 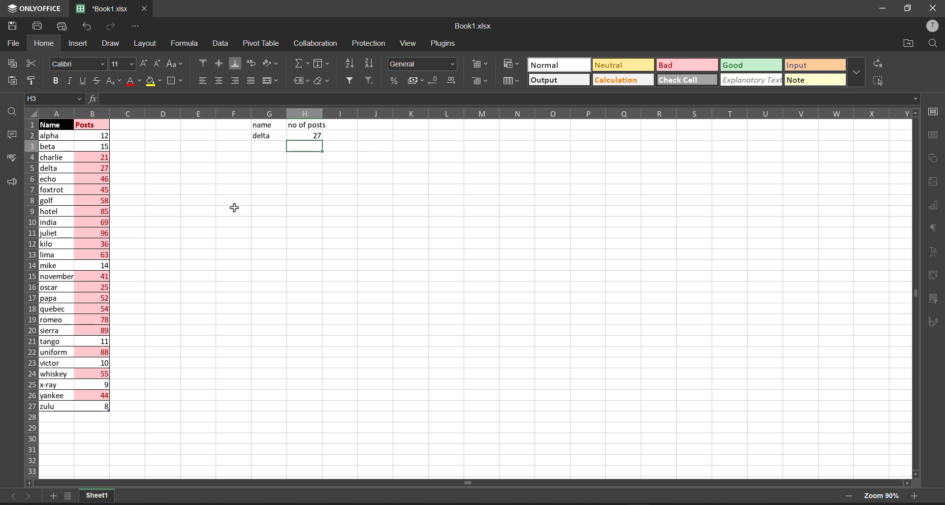 I want to click on calculation, so click(x=621, y=80).